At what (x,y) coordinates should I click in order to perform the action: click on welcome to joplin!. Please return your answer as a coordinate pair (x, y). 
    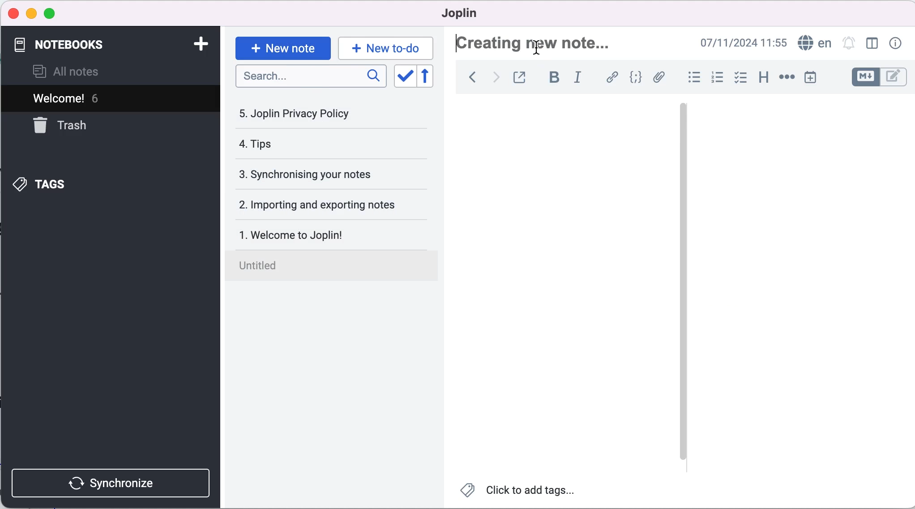
    Looking at the image, I should click on (323, 237).